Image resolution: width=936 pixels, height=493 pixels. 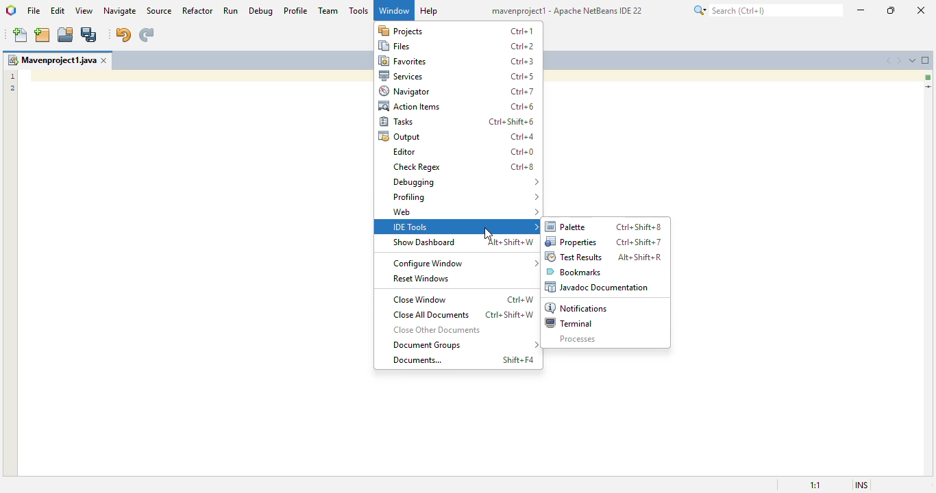 I want to click on navigate, so click(x=121, y=10).